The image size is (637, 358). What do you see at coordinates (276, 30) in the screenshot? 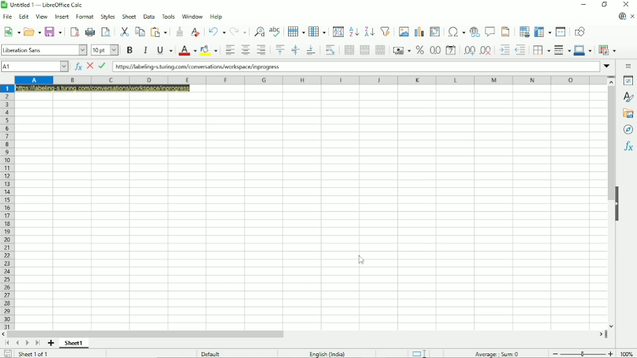
I see `Spell check` at bounding box center [276, 30].